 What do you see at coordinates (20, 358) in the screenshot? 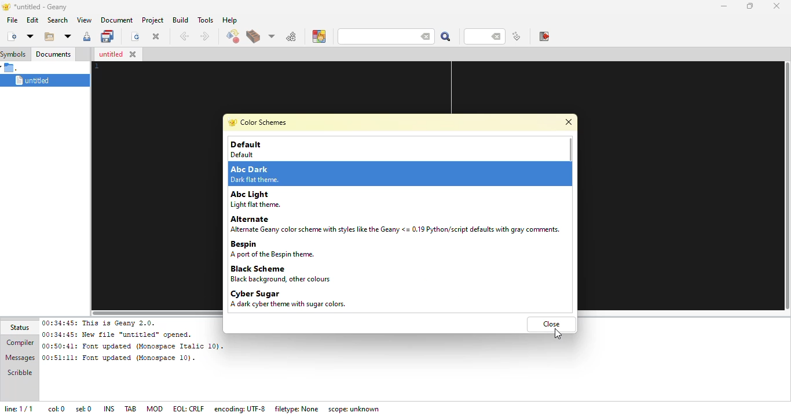
I see `messages` at bounding box center [20, 358].